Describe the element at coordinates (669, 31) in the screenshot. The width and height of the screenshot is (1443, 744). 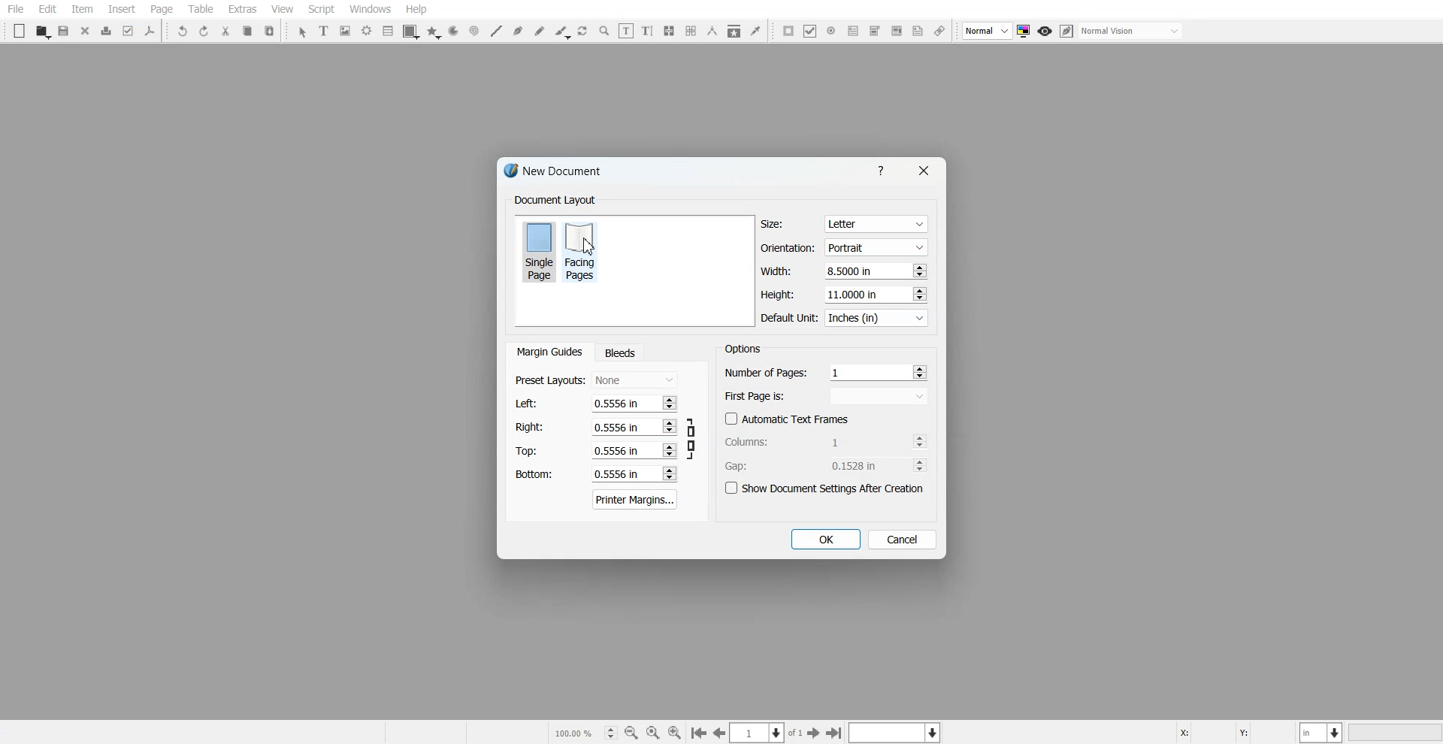
I see `Link Text Frame` at that location.